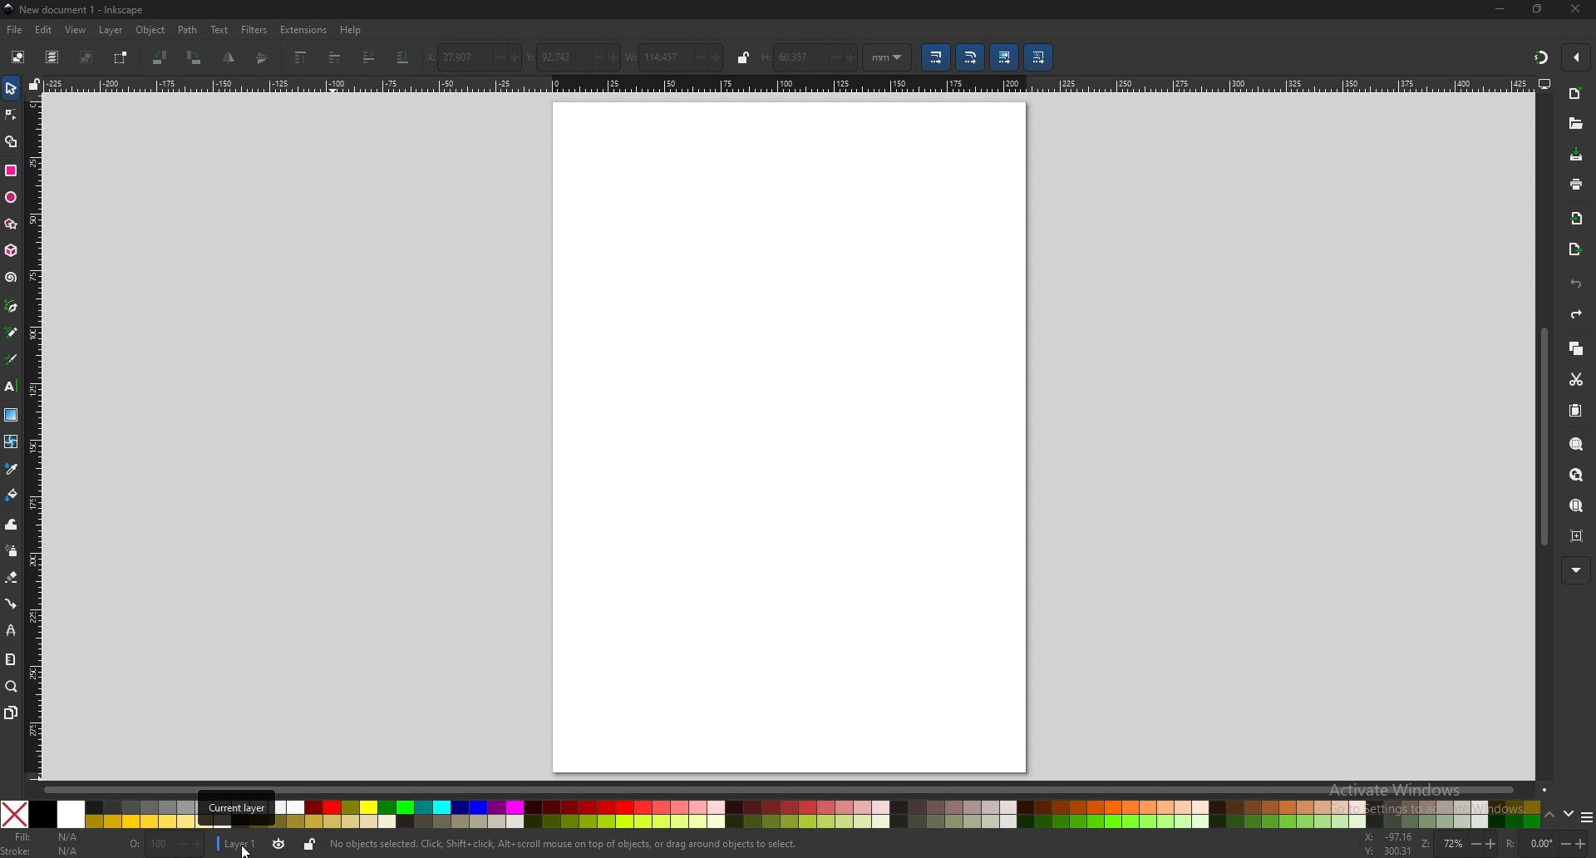  What do you see at coordinates (160, 58) in the screenshot?
I see `rotate 90 degree ccw` at bounding box center [160, 58].